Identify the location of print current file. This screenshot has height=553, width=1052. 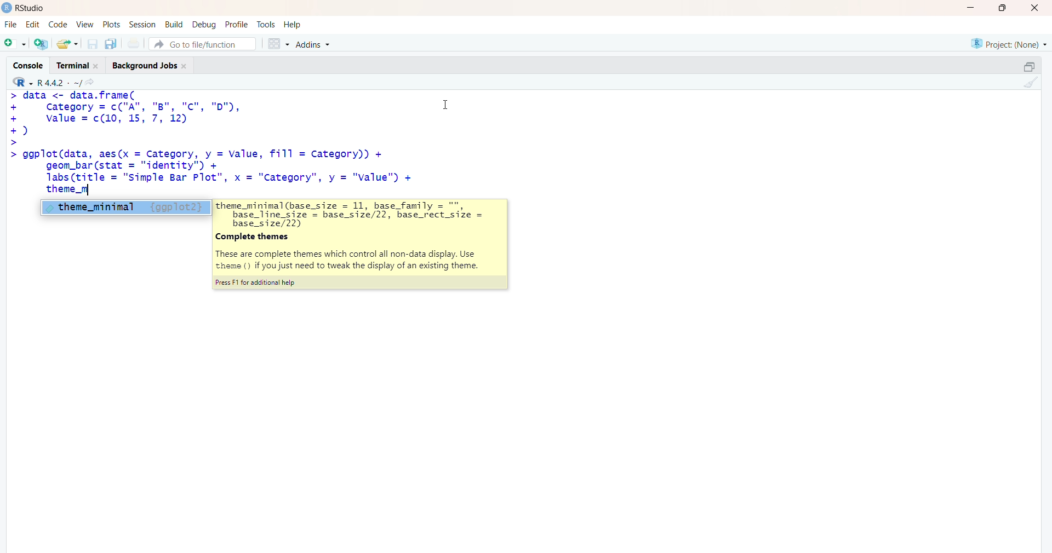
(132, 43).